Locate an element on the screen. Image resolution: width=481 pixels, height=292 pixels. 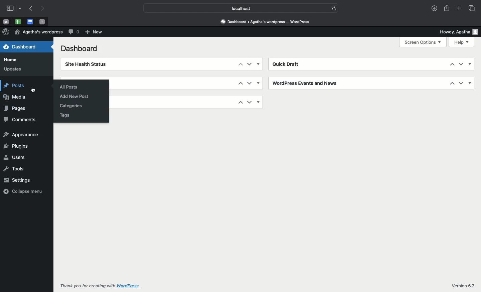
Hide is located at coordinates (259, 84).